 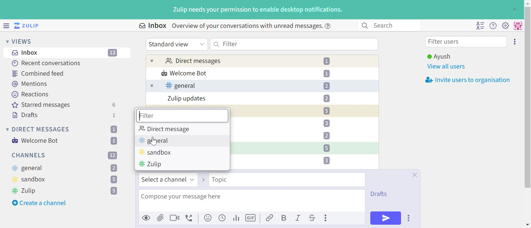 I want to click on ZULIP, so click(x=30, y=26).